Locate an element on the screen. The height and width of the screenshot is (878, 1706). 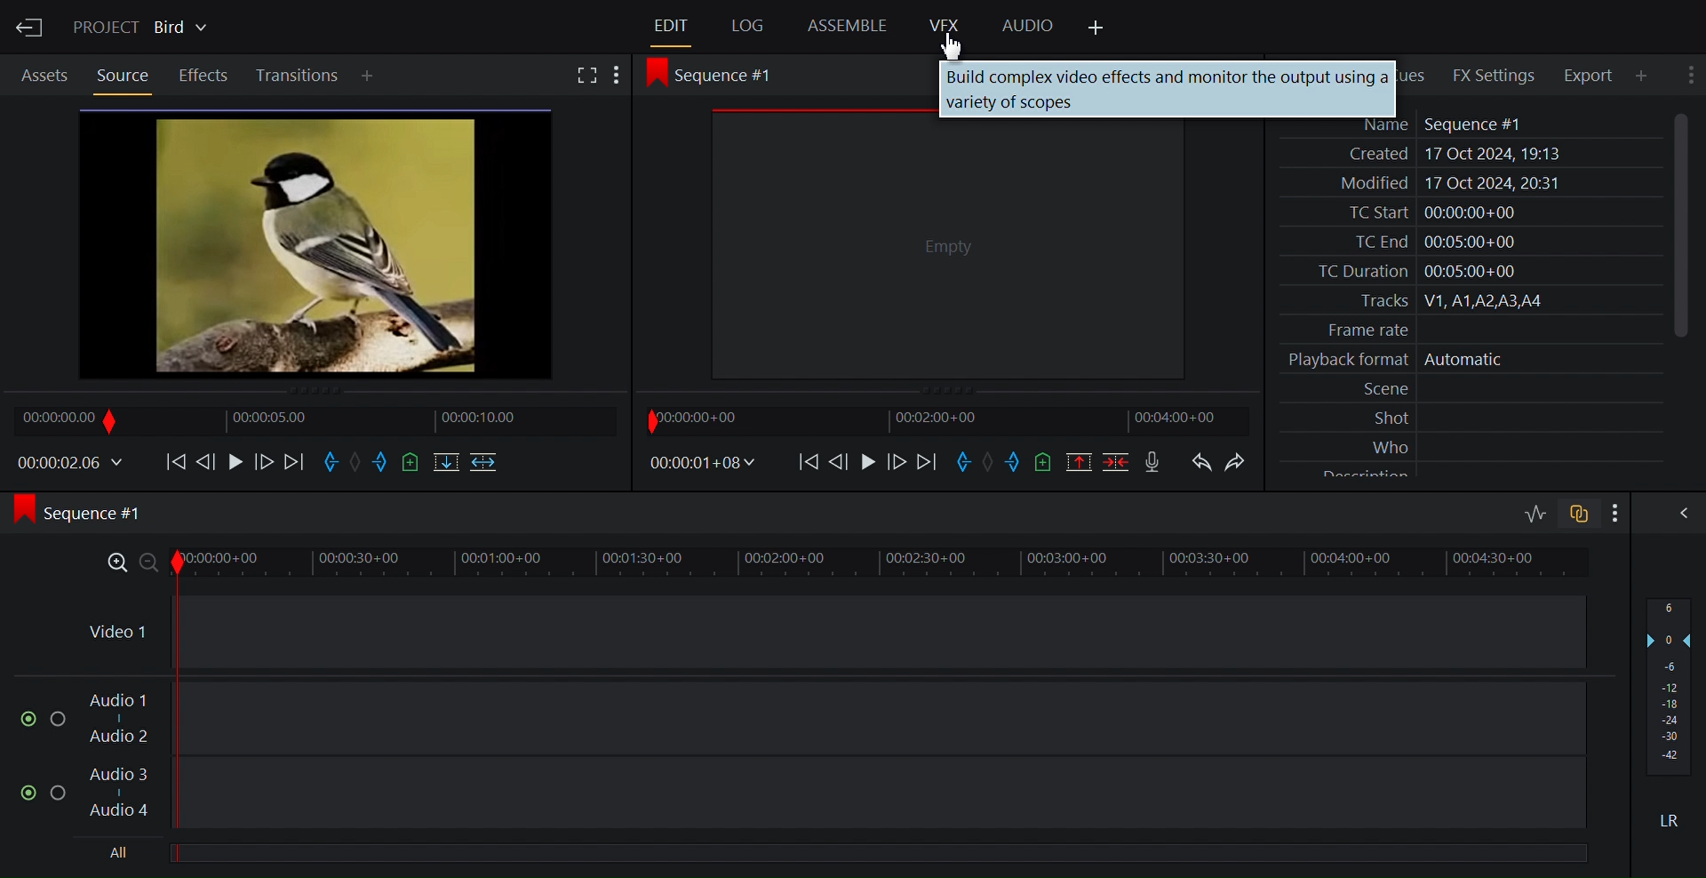
Show source clips is located at coordinates (313, 243).